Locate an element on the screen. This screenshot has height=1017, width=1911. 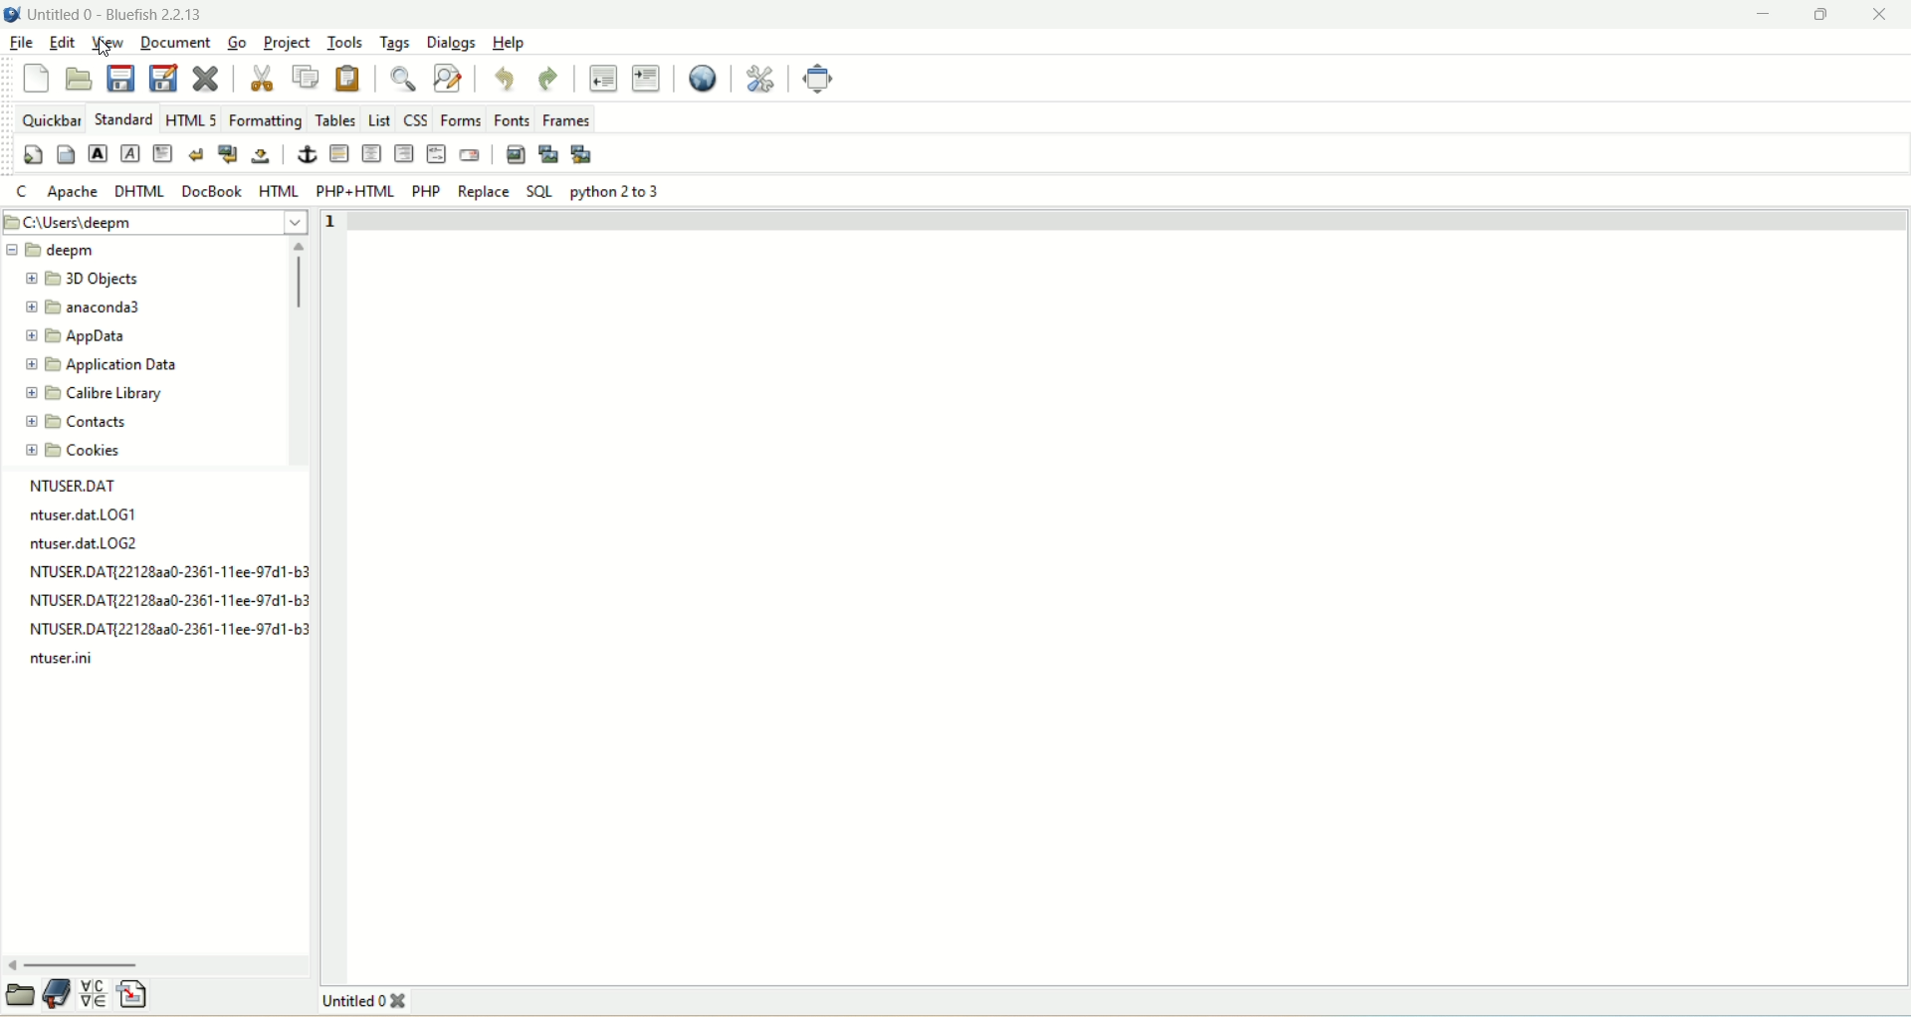
non-breaking space is located at coordinates (261, 157).